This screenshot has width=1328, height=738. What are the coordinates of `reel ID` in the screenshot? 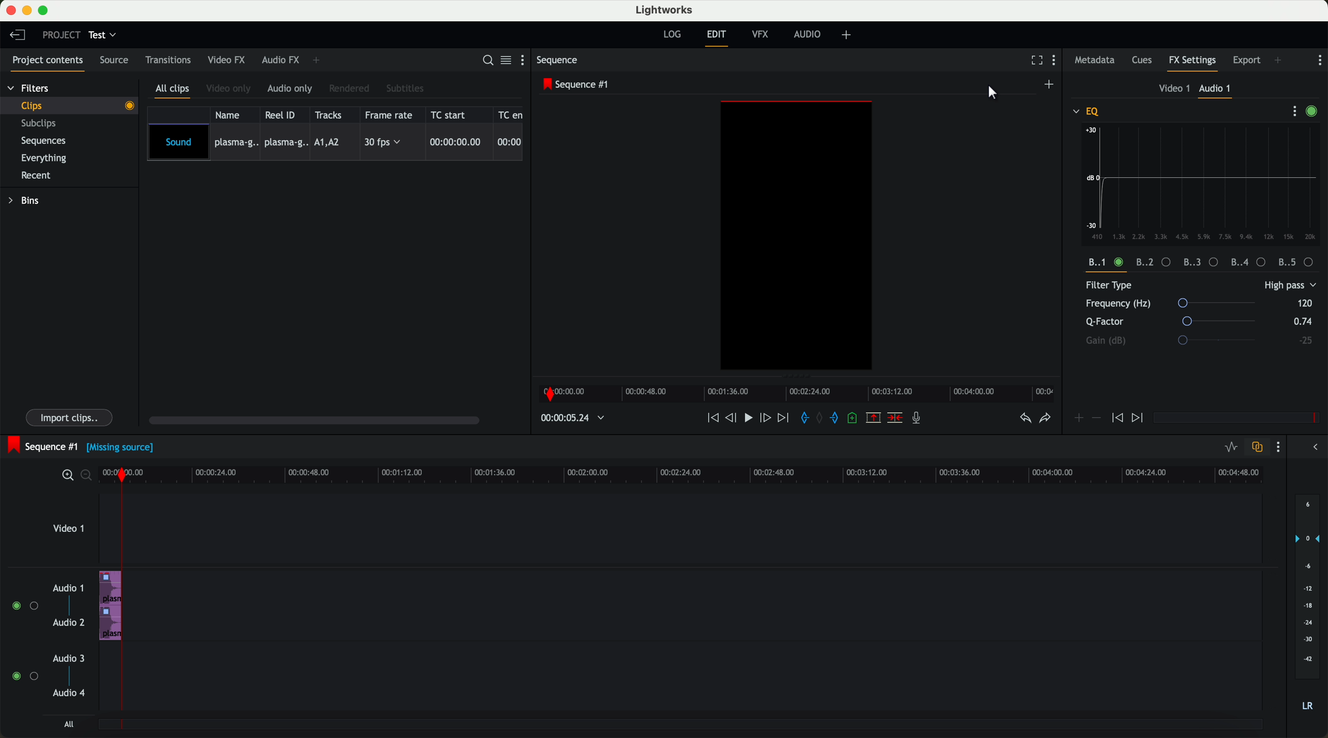 It's located at (283, 115).